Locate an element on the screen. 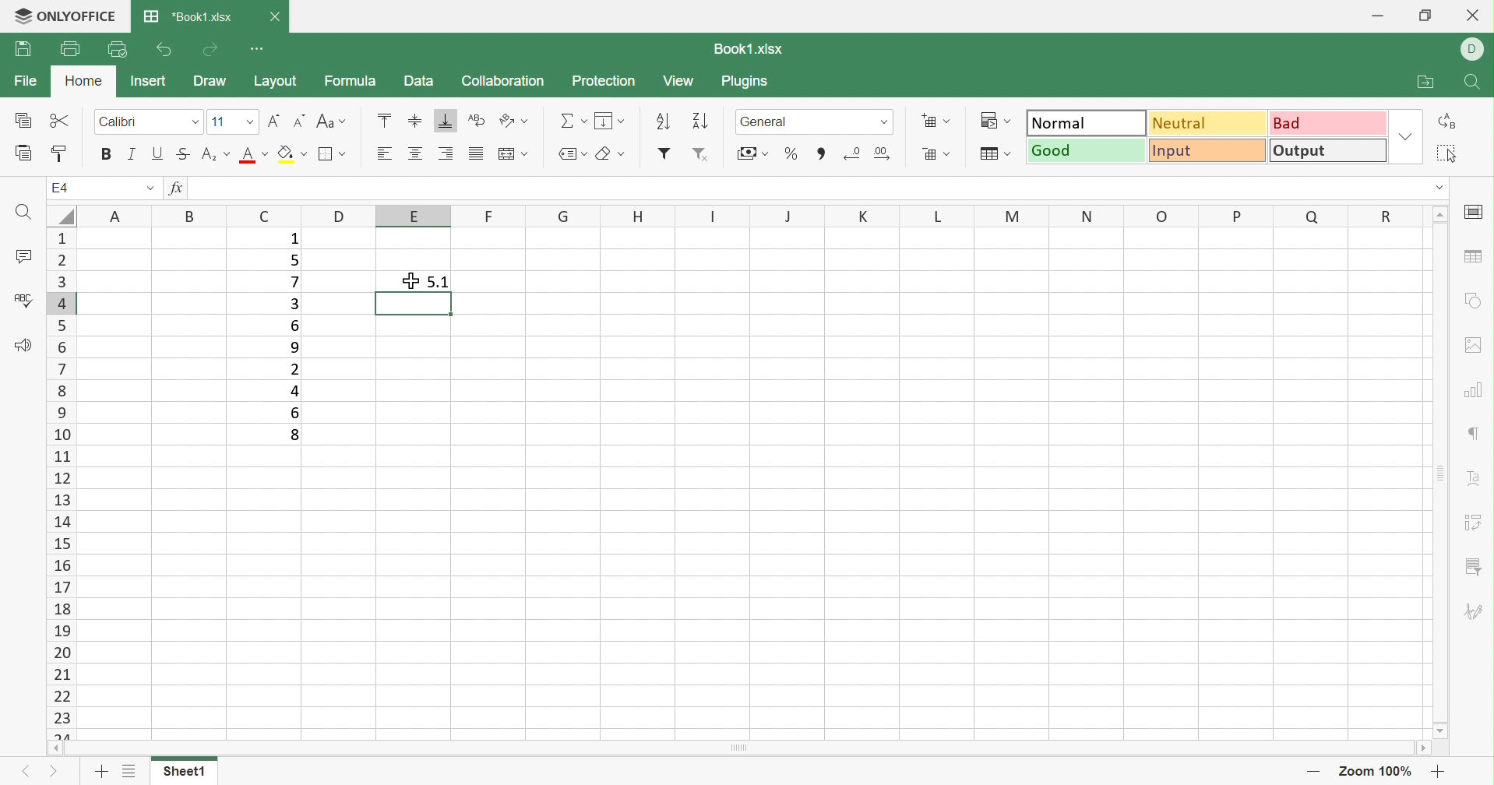  Superscript / subscript is located at coordinates (218, 153).